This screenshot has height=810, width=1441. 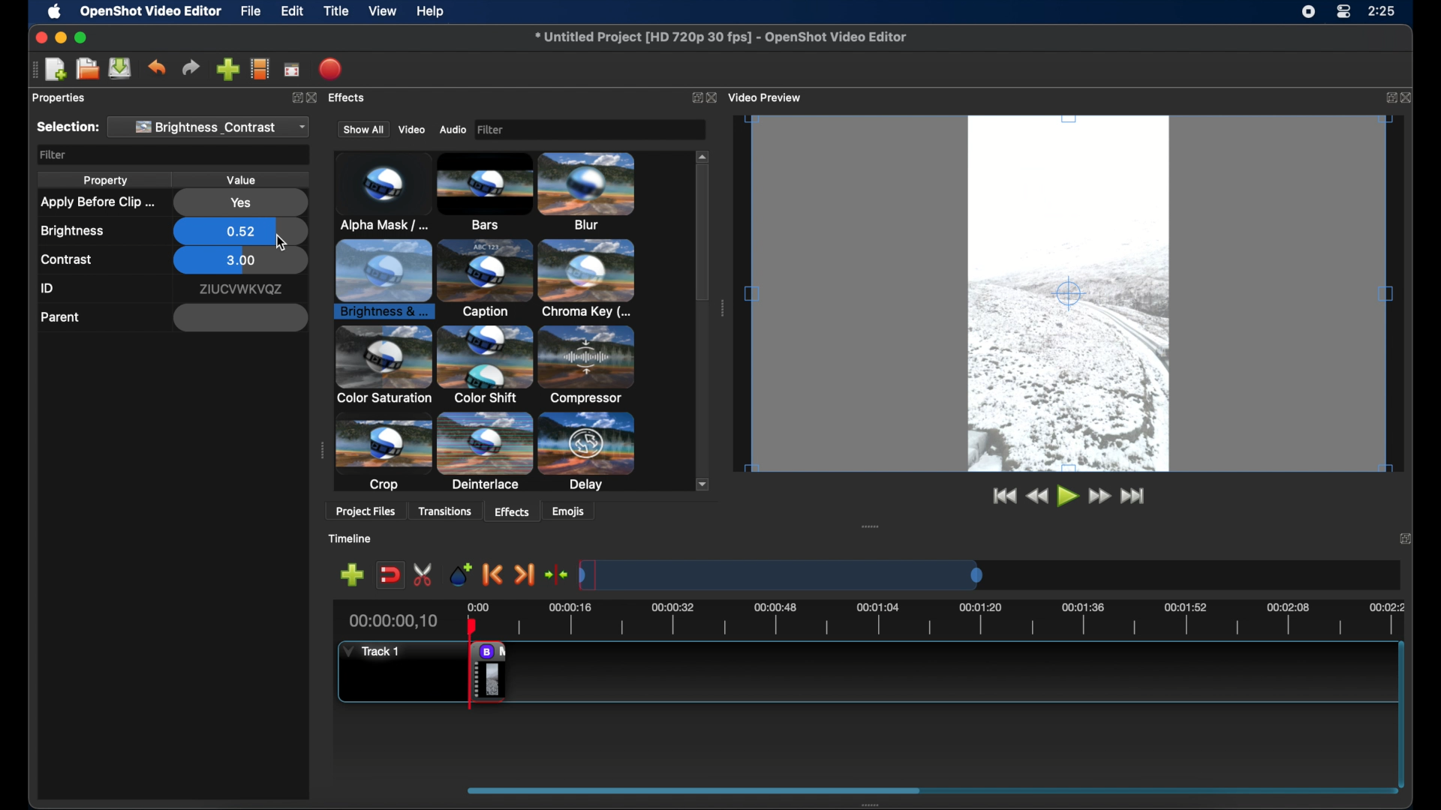 I want to click on property, so click(x=105, y=181).